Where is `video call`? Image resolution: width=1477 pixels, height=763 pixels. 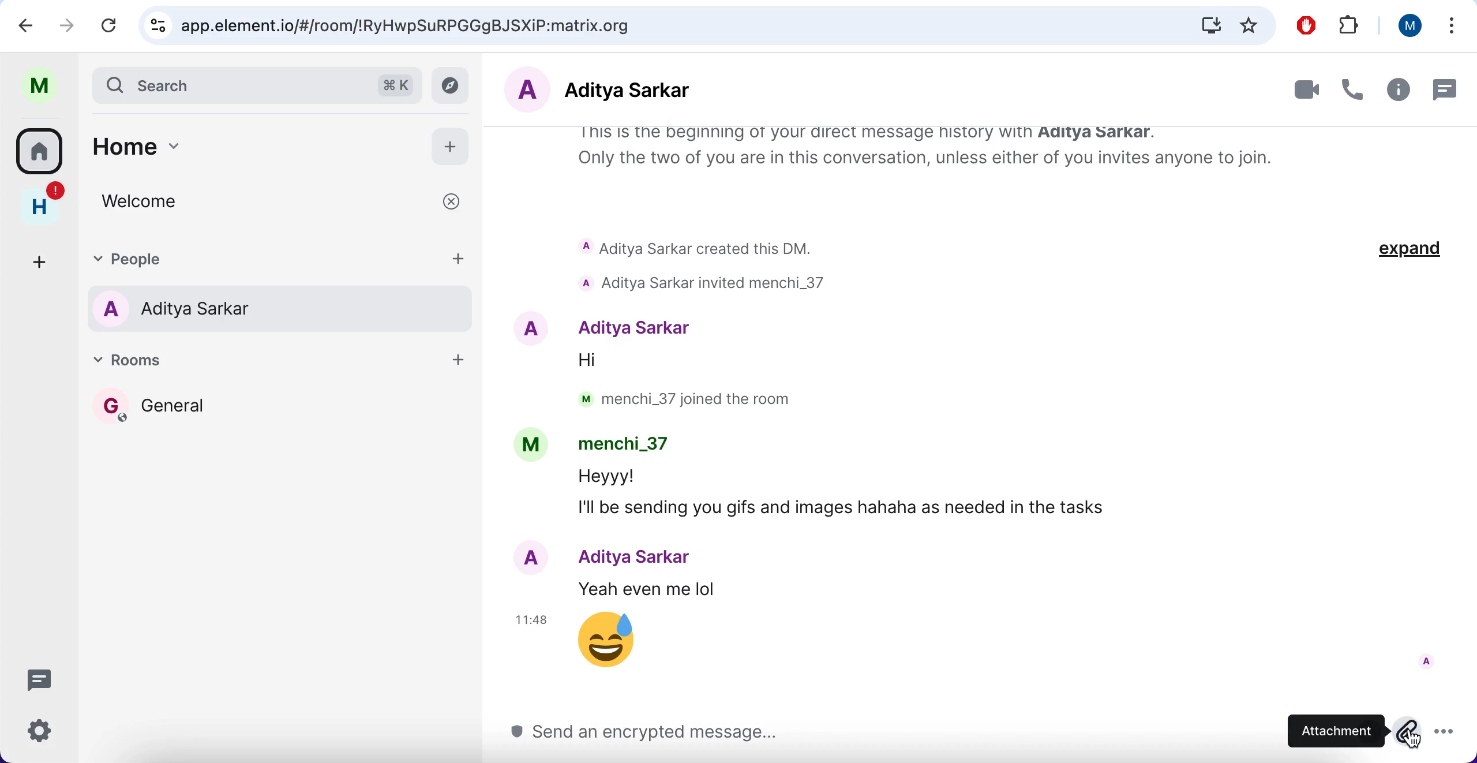 video call is located at coordinates (1306, 91).